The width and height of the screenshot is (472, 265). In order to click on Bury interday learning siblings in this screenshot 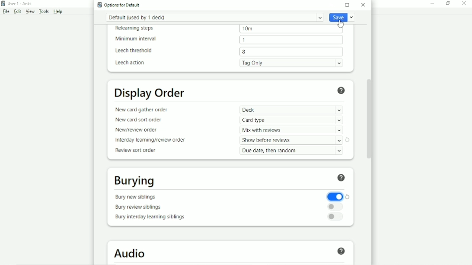, I will do `click(151, 218)`.